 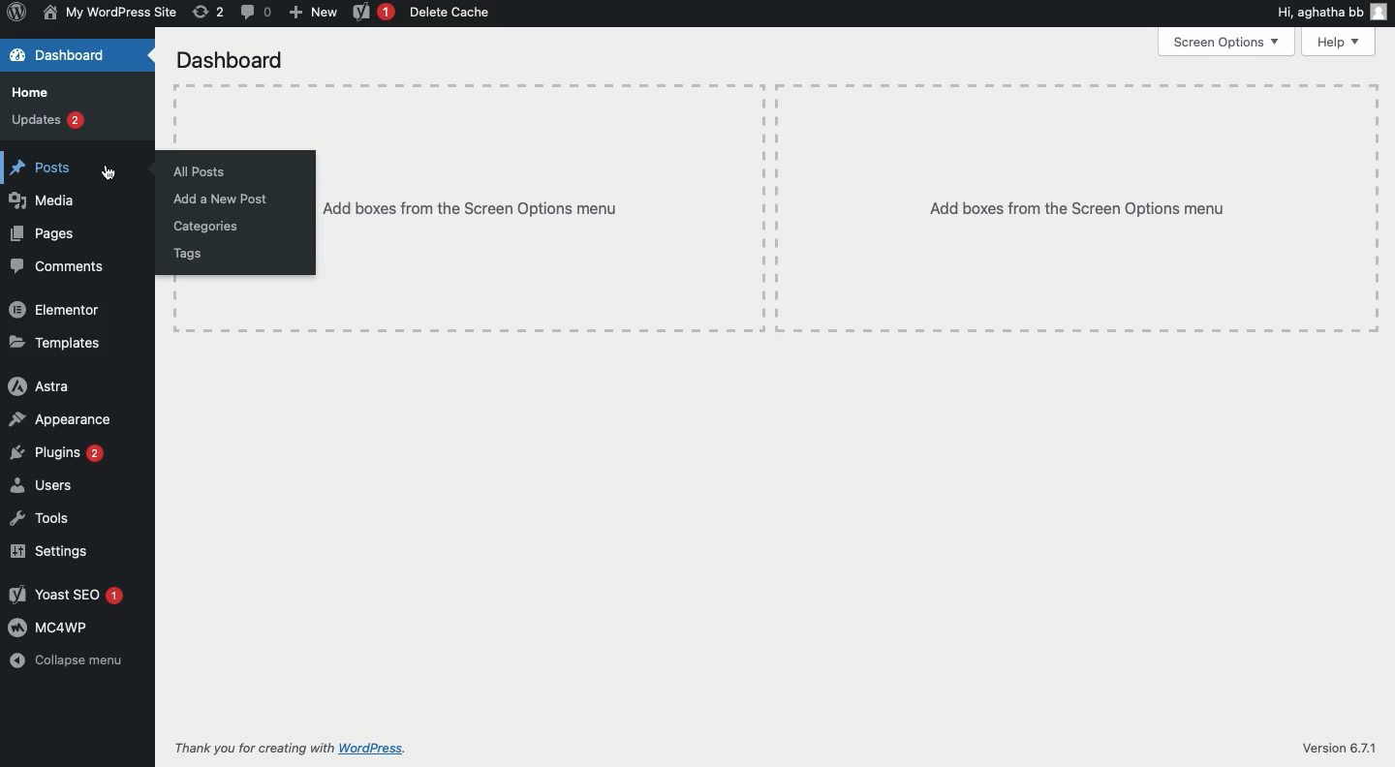 I want to click on Posts, so click(x=39, y=165).